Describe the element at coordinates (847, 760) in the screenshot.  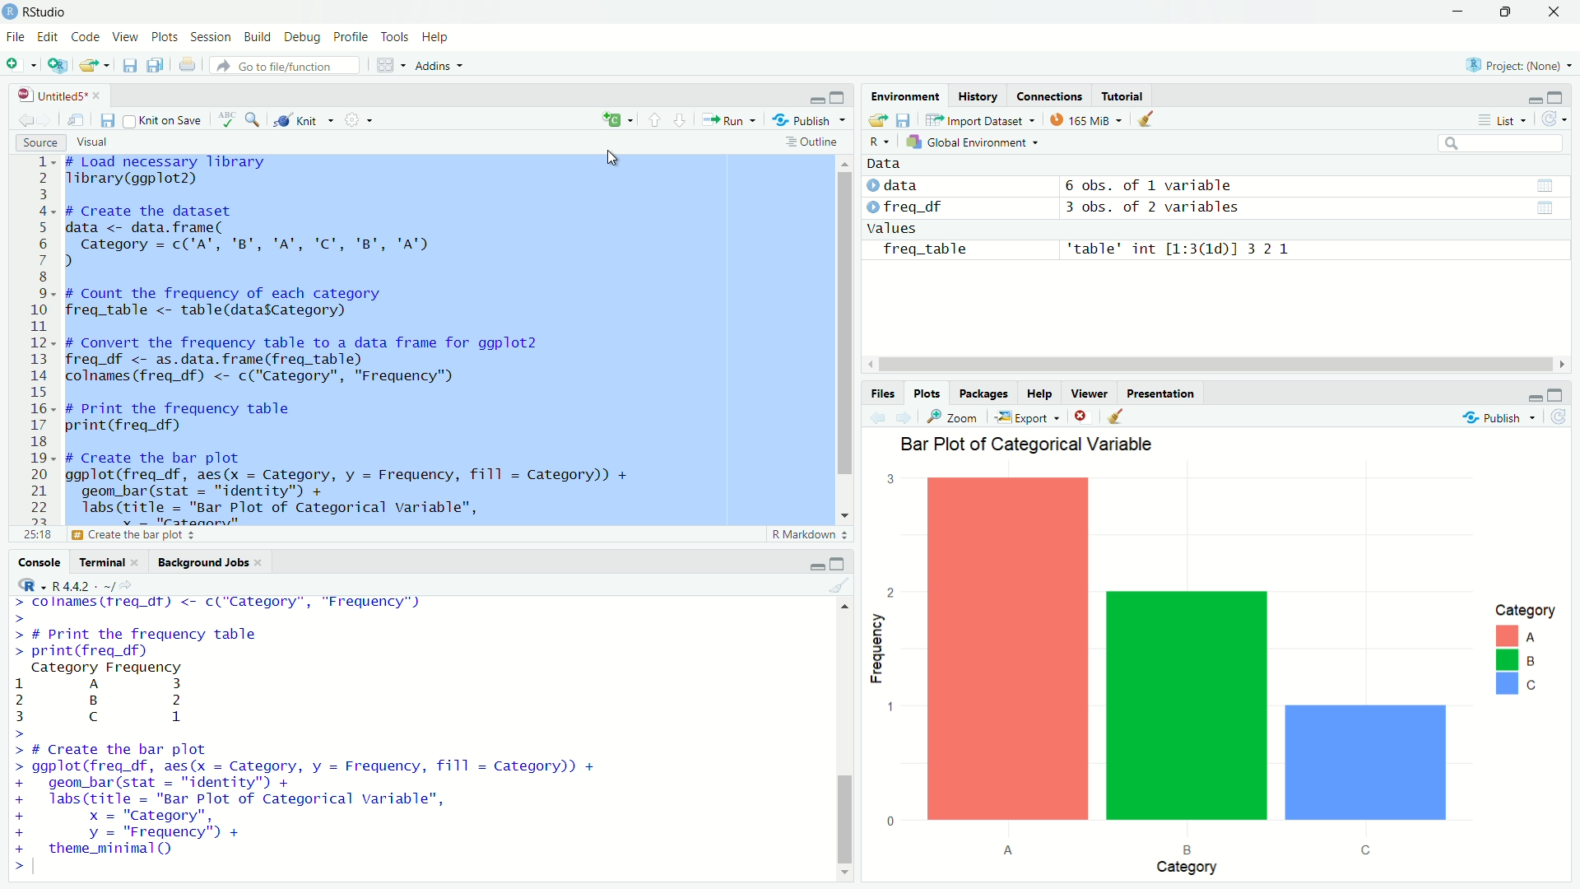
I see `vertical scrollbar` at that location.